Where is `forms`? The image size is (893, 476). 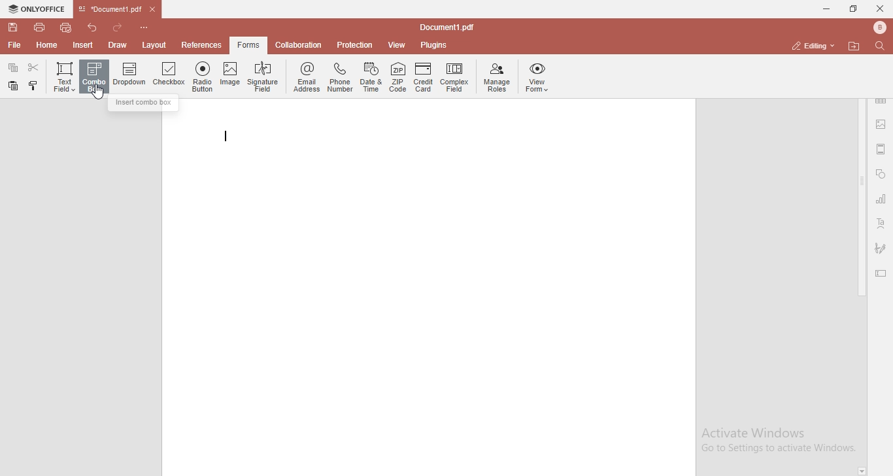
forms is located at coordinates (248, 45).